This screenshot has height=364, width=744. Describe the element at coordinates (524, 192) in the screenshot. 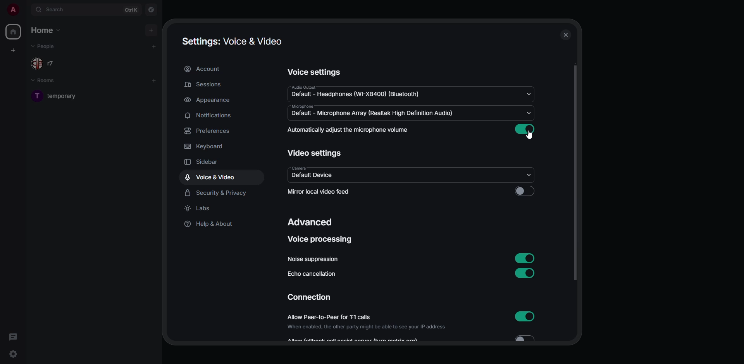

I see `click to enable` at that location.